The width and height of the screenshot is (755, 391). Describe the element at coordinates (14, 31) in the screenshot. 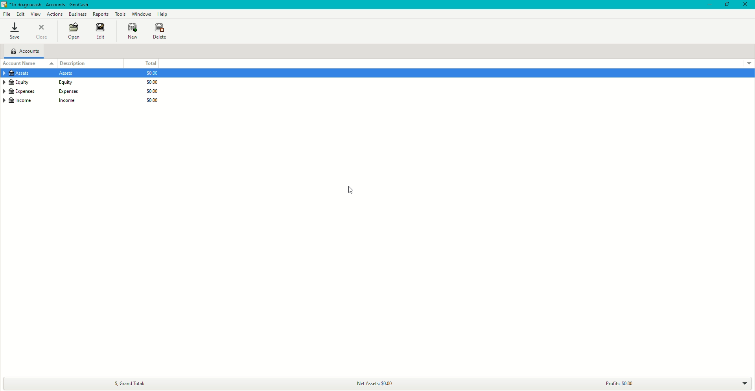

I see `Save` at that location.